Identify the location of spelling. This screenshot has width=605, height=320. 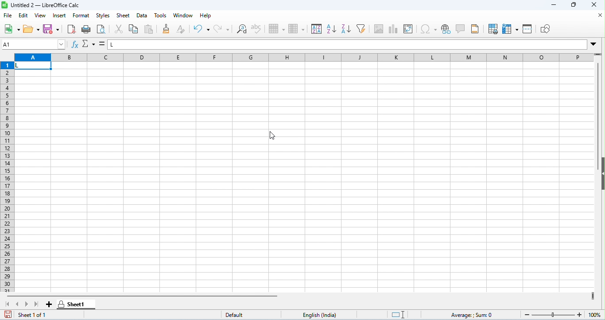
(256, 28).